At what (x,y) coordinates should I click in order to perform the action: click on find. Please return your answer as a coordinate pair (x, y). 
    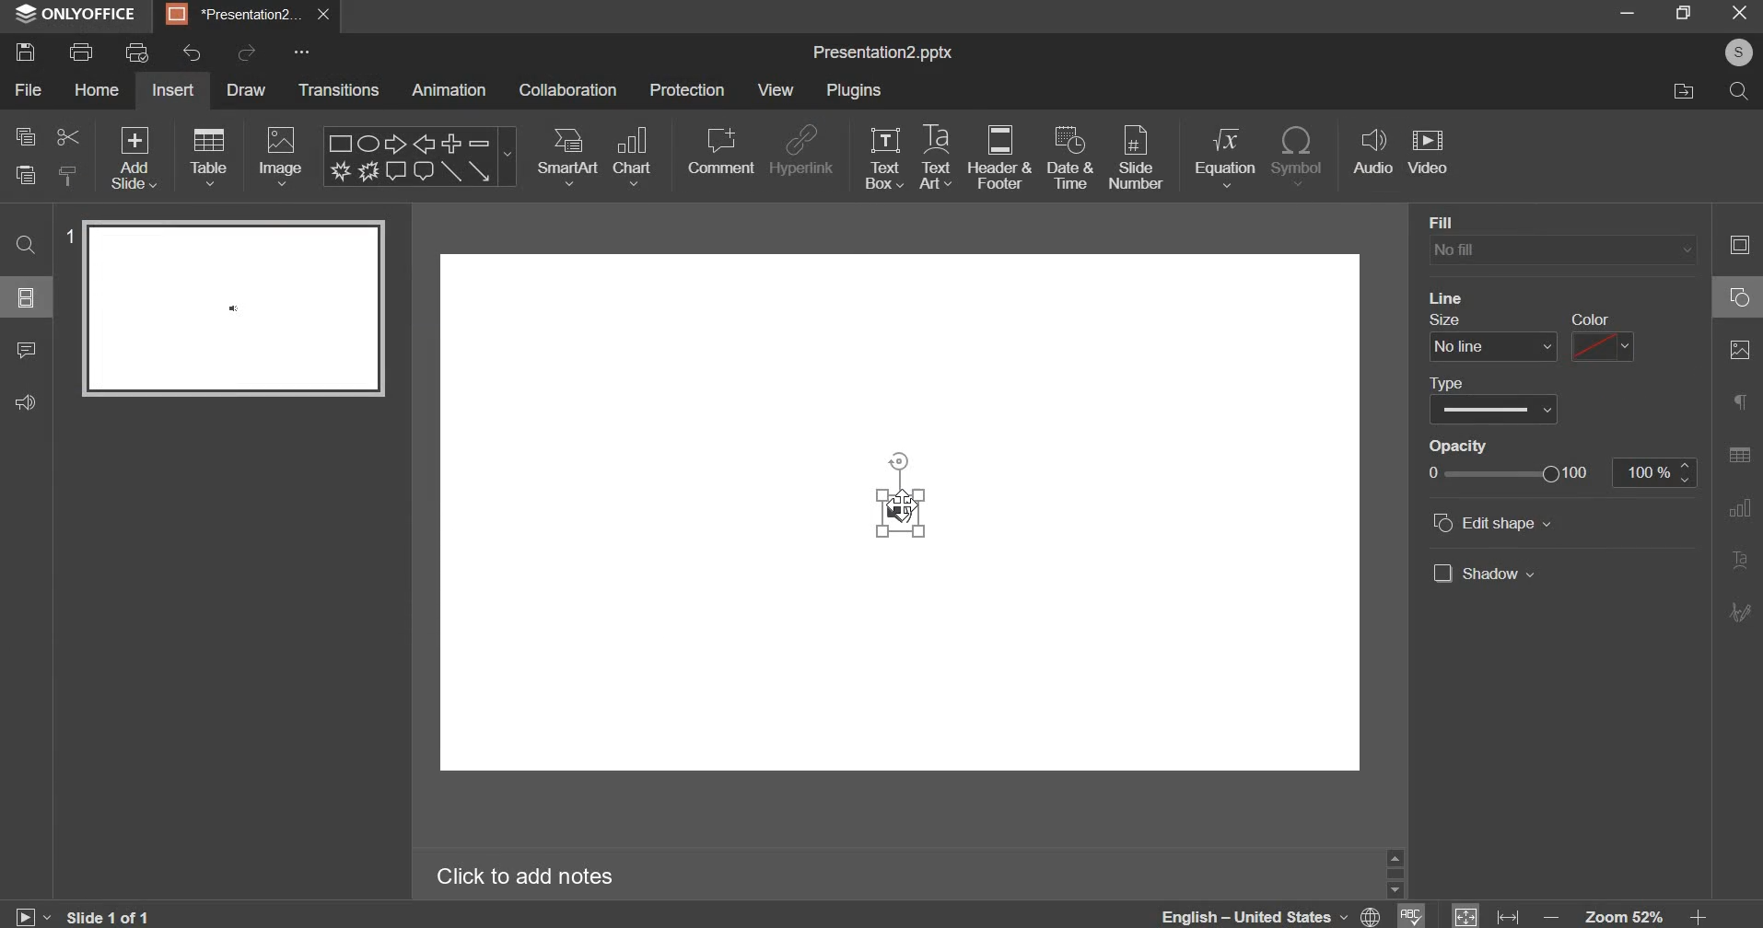
    Looking at the image, I should click on (29, 246).